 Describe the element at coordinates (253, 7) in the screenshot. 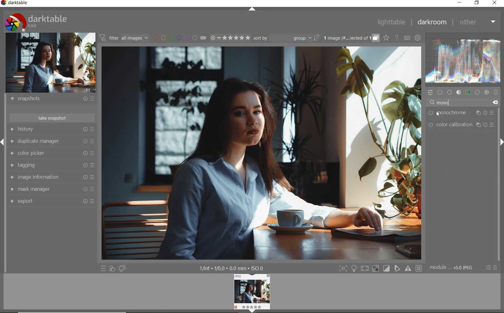

I see `expand/collapse` at that location.